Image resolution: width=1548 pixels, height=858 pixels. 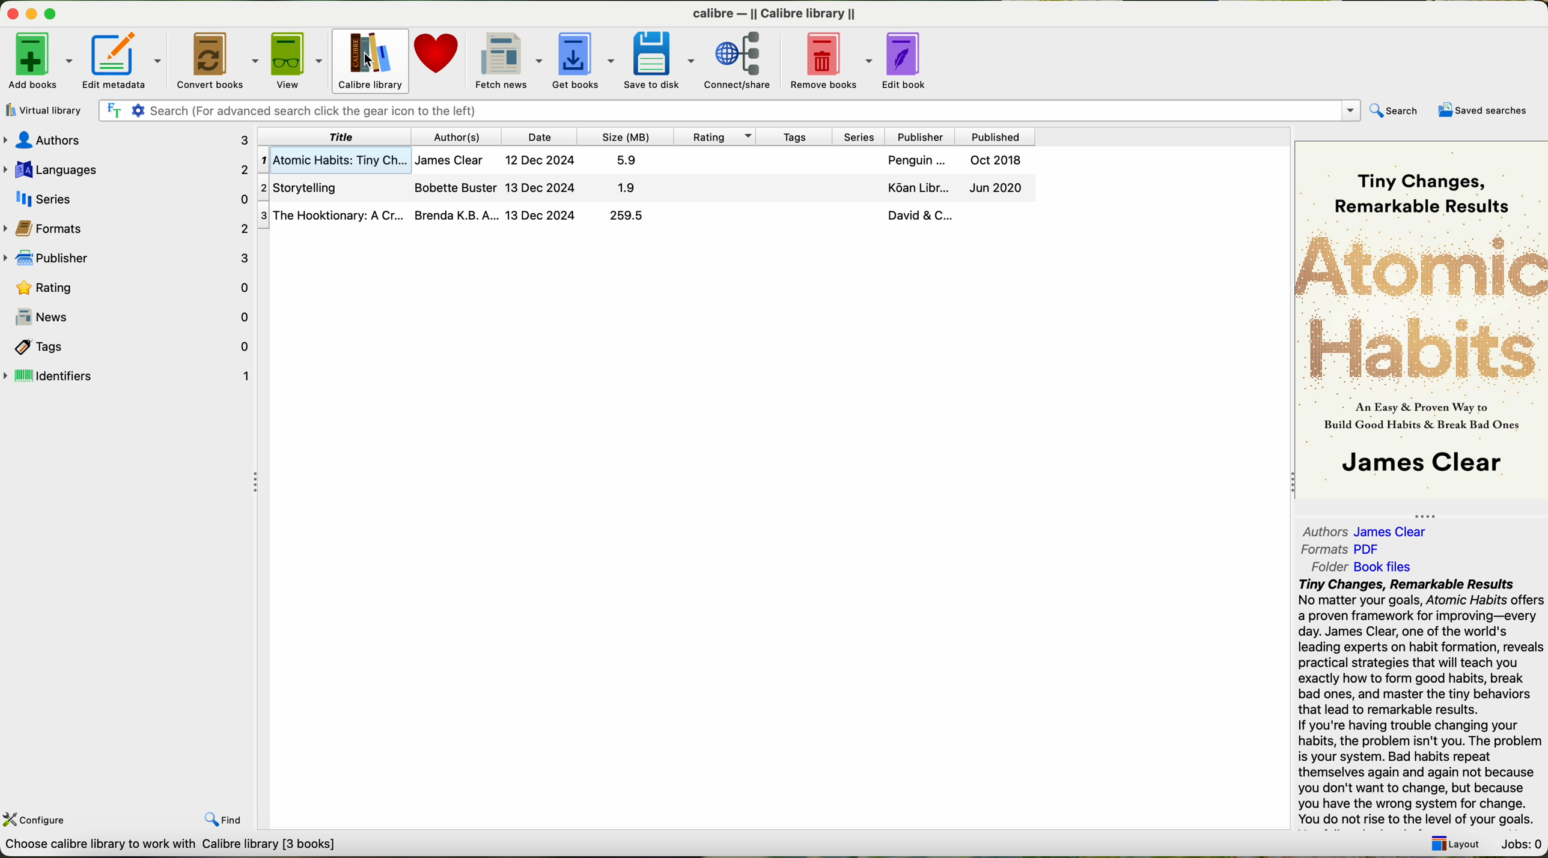 What do you see at coordinates (1422, 306) in the screenshot?
I see `Atomic Habits` at bounding box center [1422, 306].